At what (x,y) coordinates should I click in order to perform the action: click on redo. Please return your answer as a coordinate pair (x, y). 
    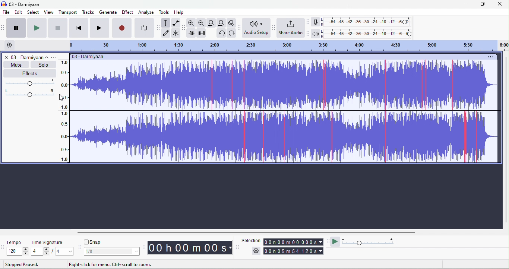
    Looking at the image, I should click on (221, 33).